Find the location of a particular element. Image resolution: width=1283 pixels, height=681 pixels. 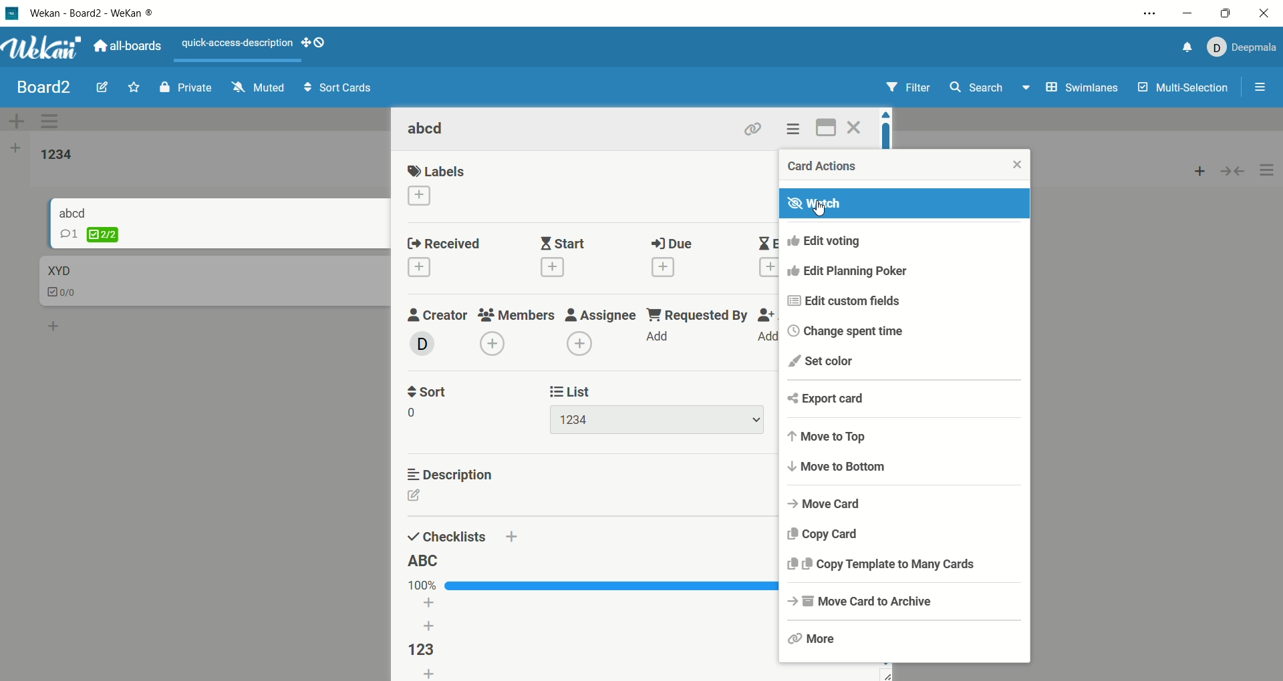

notification is located at coordinates (1186, 49).